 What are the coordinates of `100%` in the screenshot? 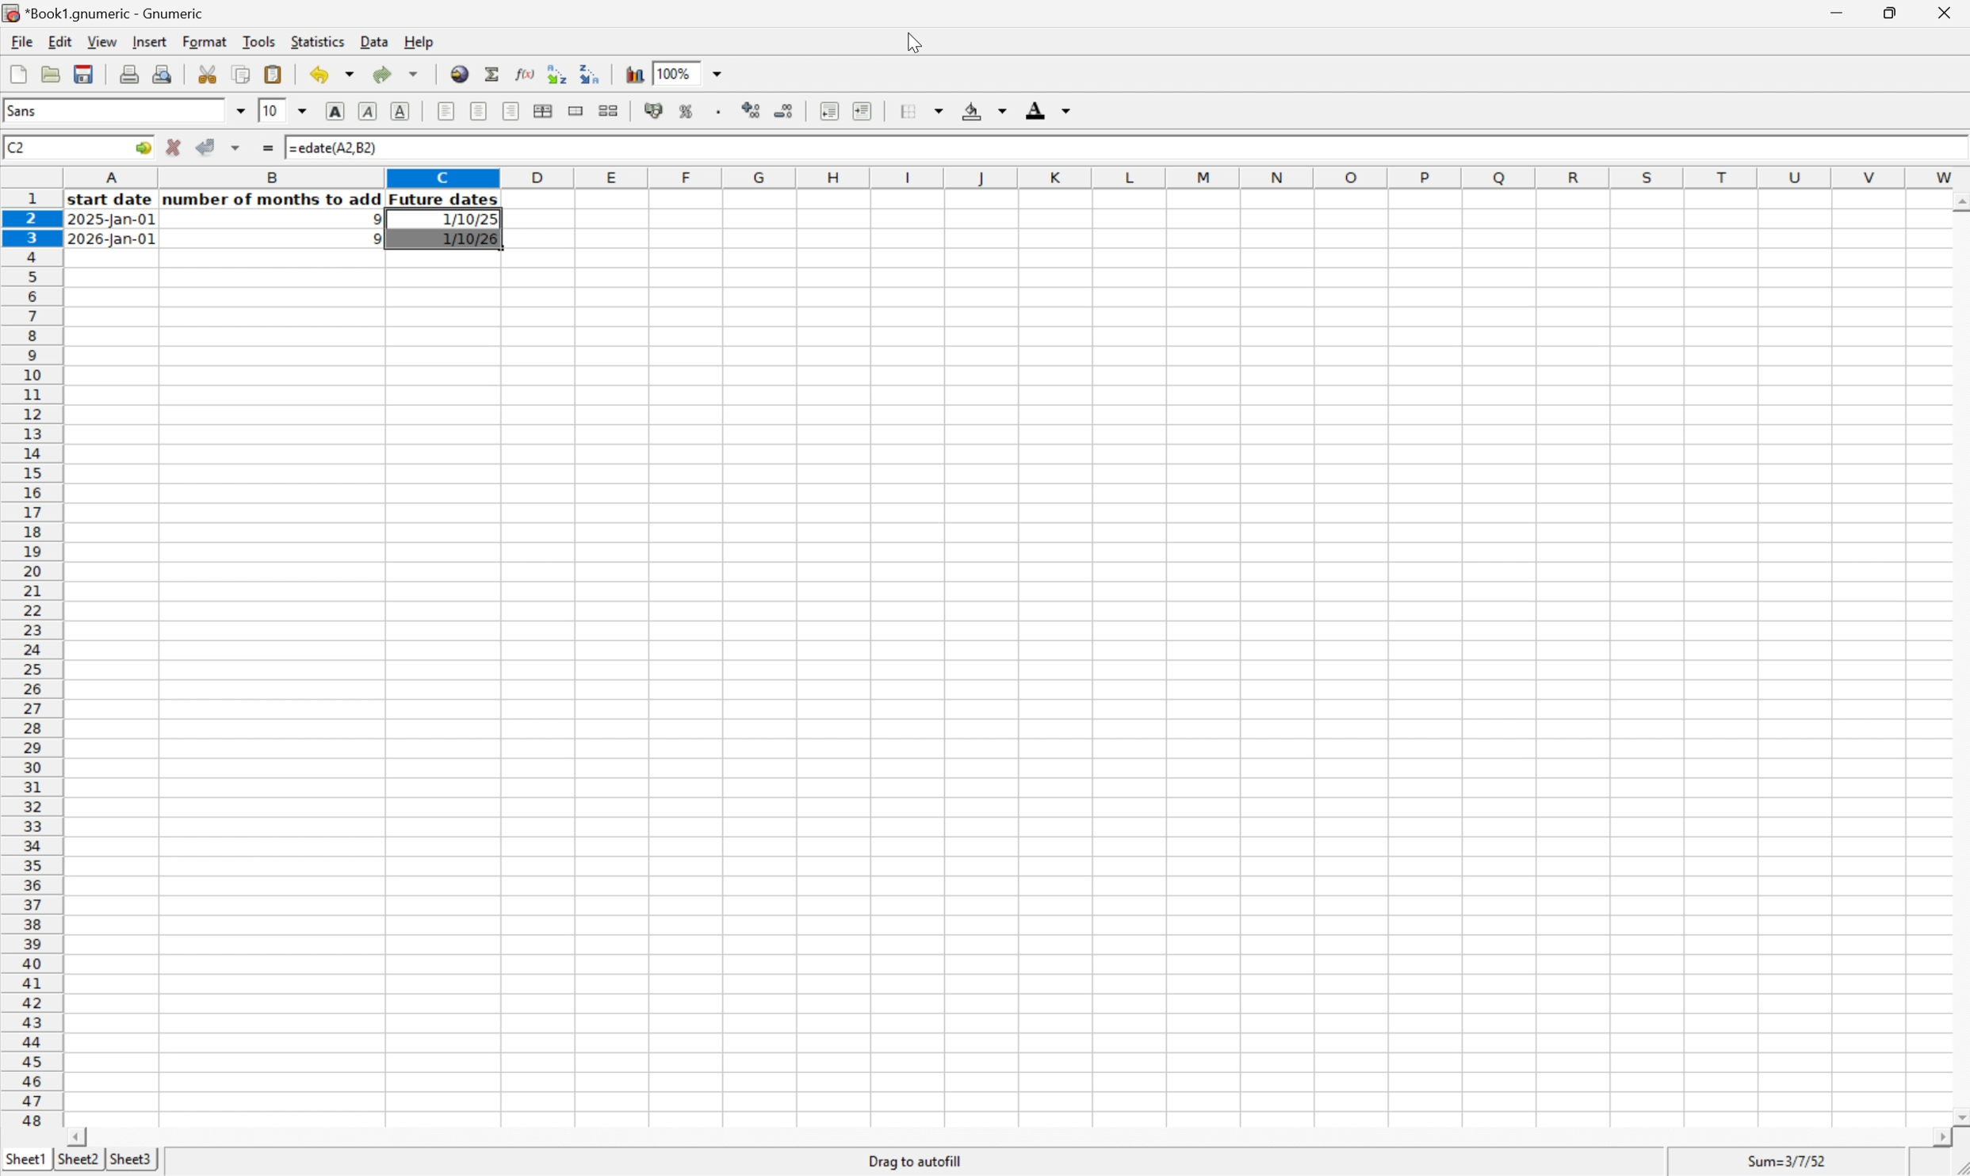 It's located at (672, 72).